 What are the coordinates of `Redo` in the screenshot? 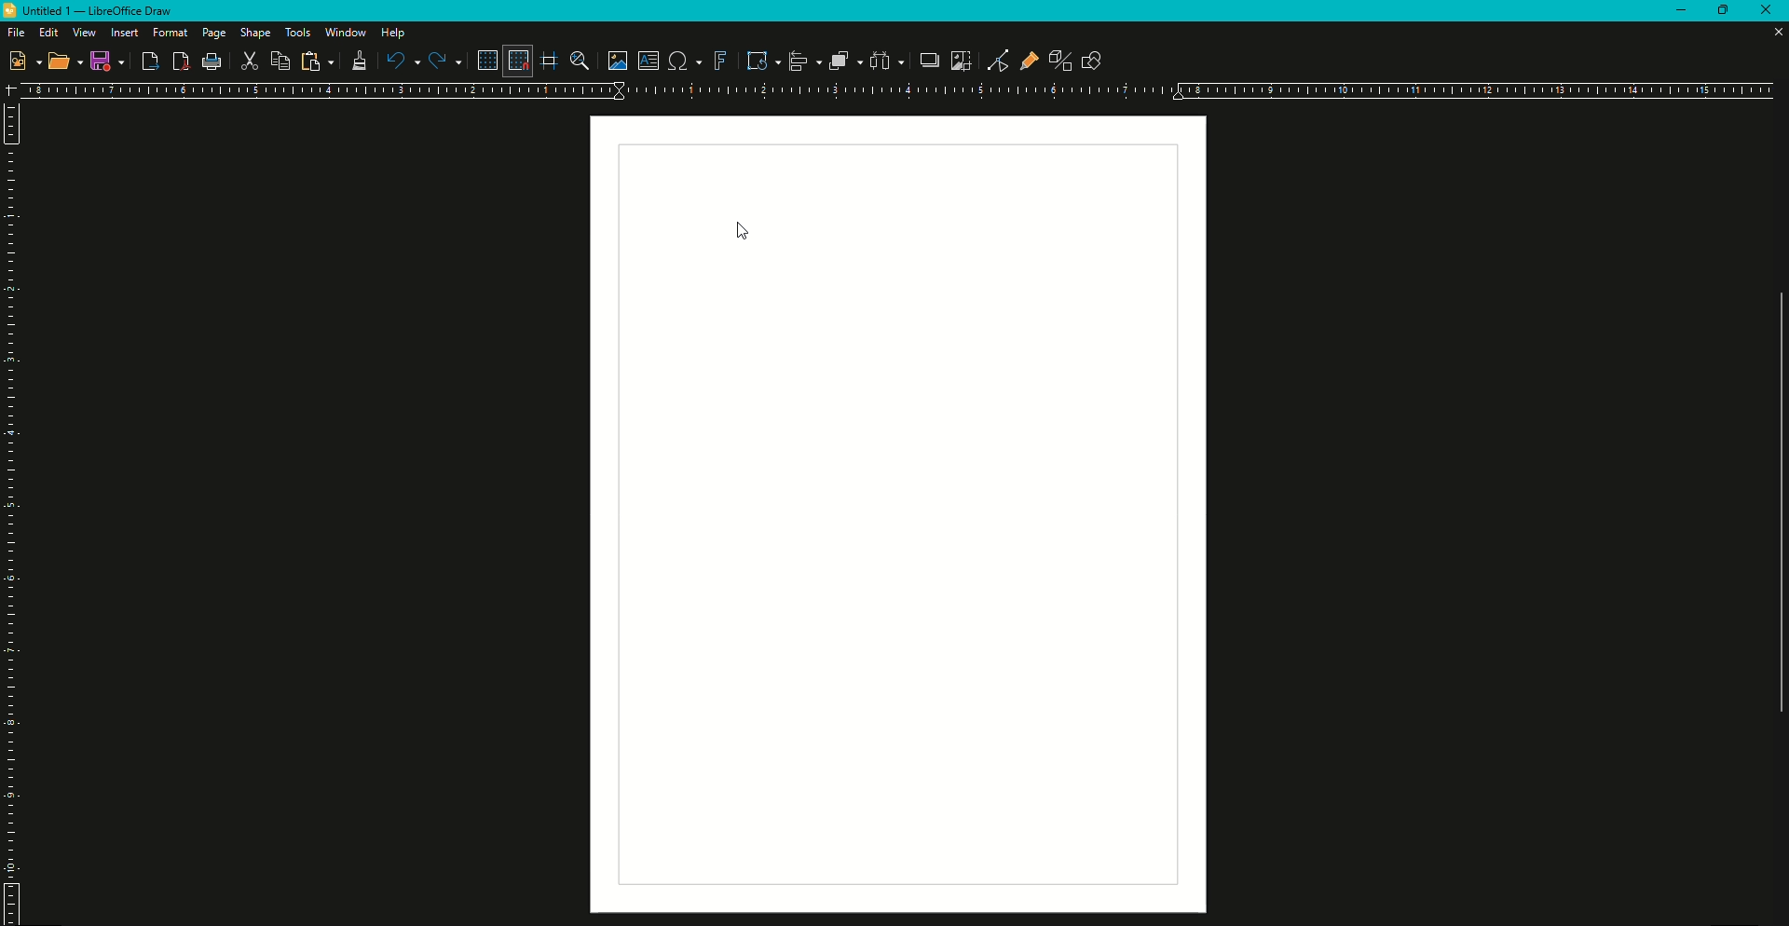 It's located at (445, 61).